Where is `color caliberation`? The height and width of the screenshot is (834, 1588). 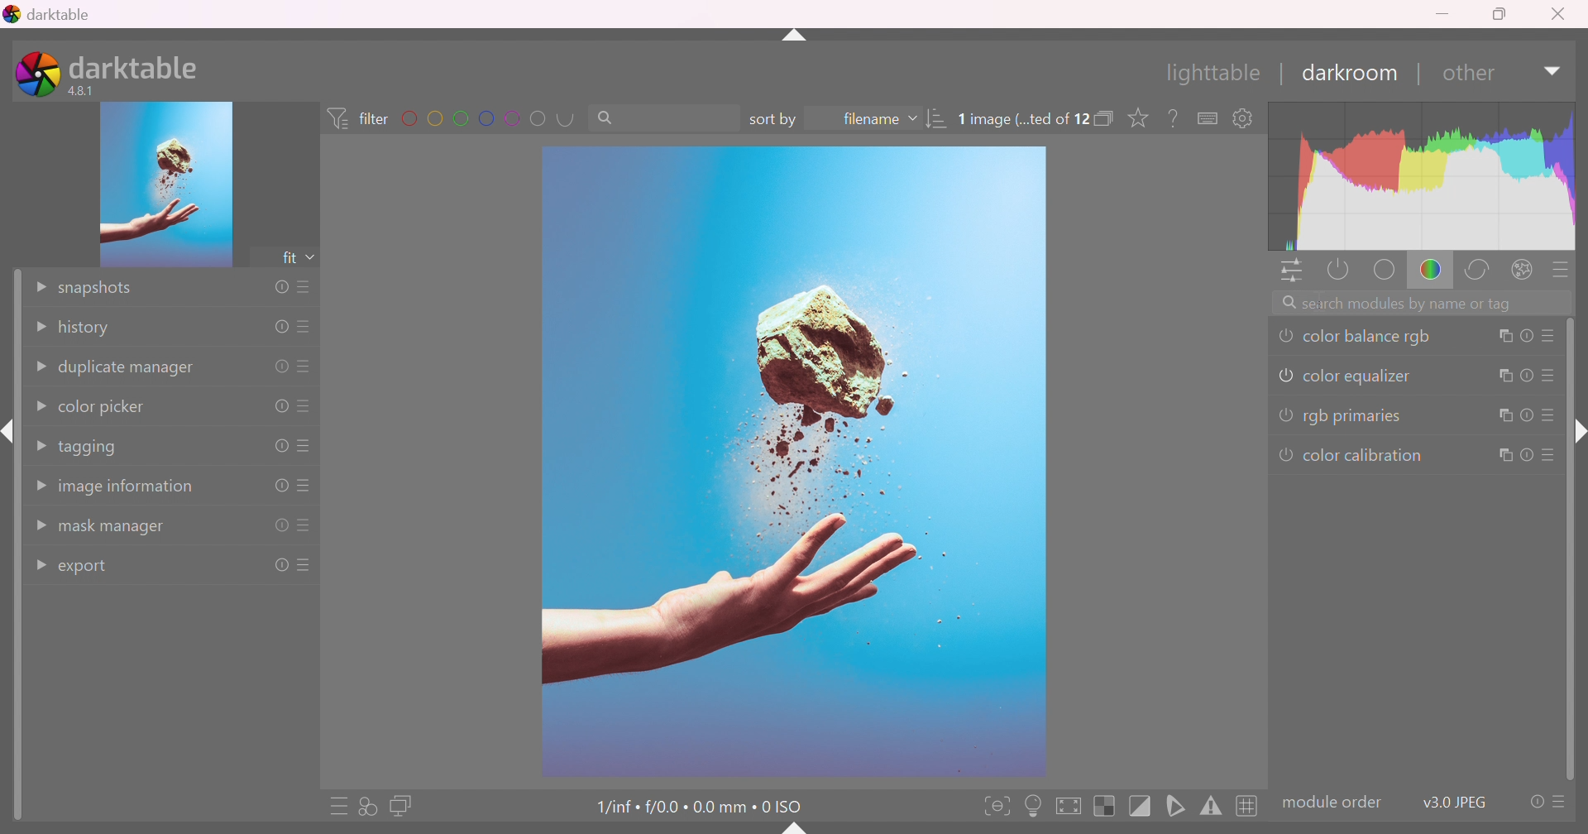 color caliberation is located at coordinates (1363, 454).